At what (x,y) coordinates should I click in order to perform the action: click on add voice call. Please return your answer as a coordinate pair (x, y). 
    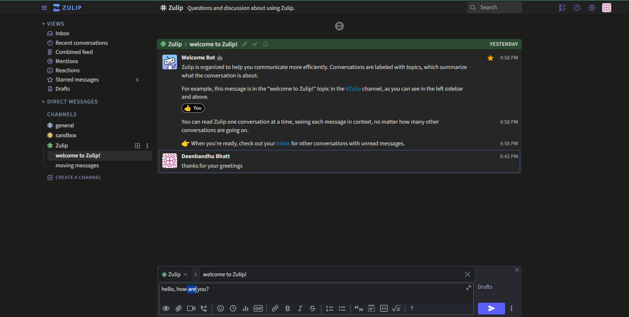
    Looking at the image, I should click on (205, 309).